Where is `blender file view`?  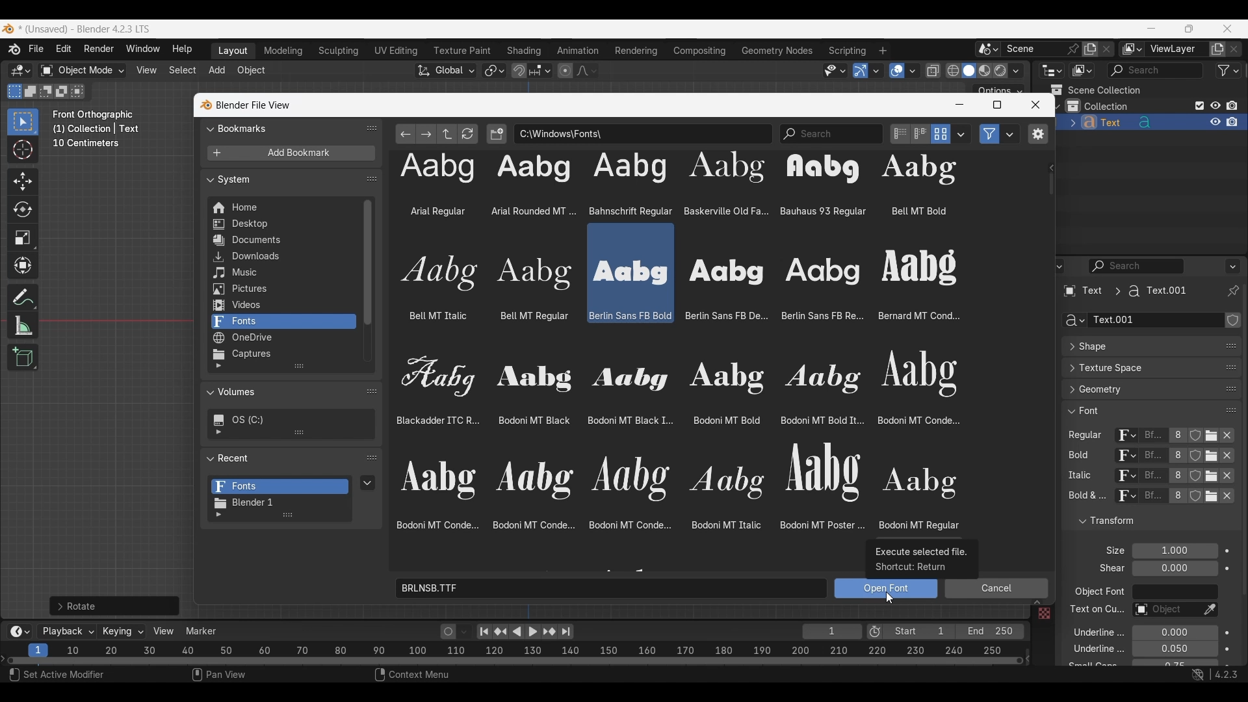 blender file view is located at coordinates (252, 105).